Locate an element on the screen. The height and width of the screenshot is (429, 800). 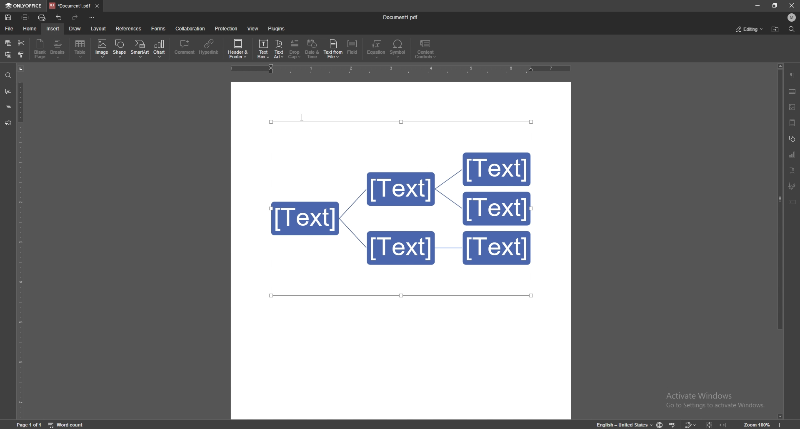
text from field is located at coordinates (333, 48).